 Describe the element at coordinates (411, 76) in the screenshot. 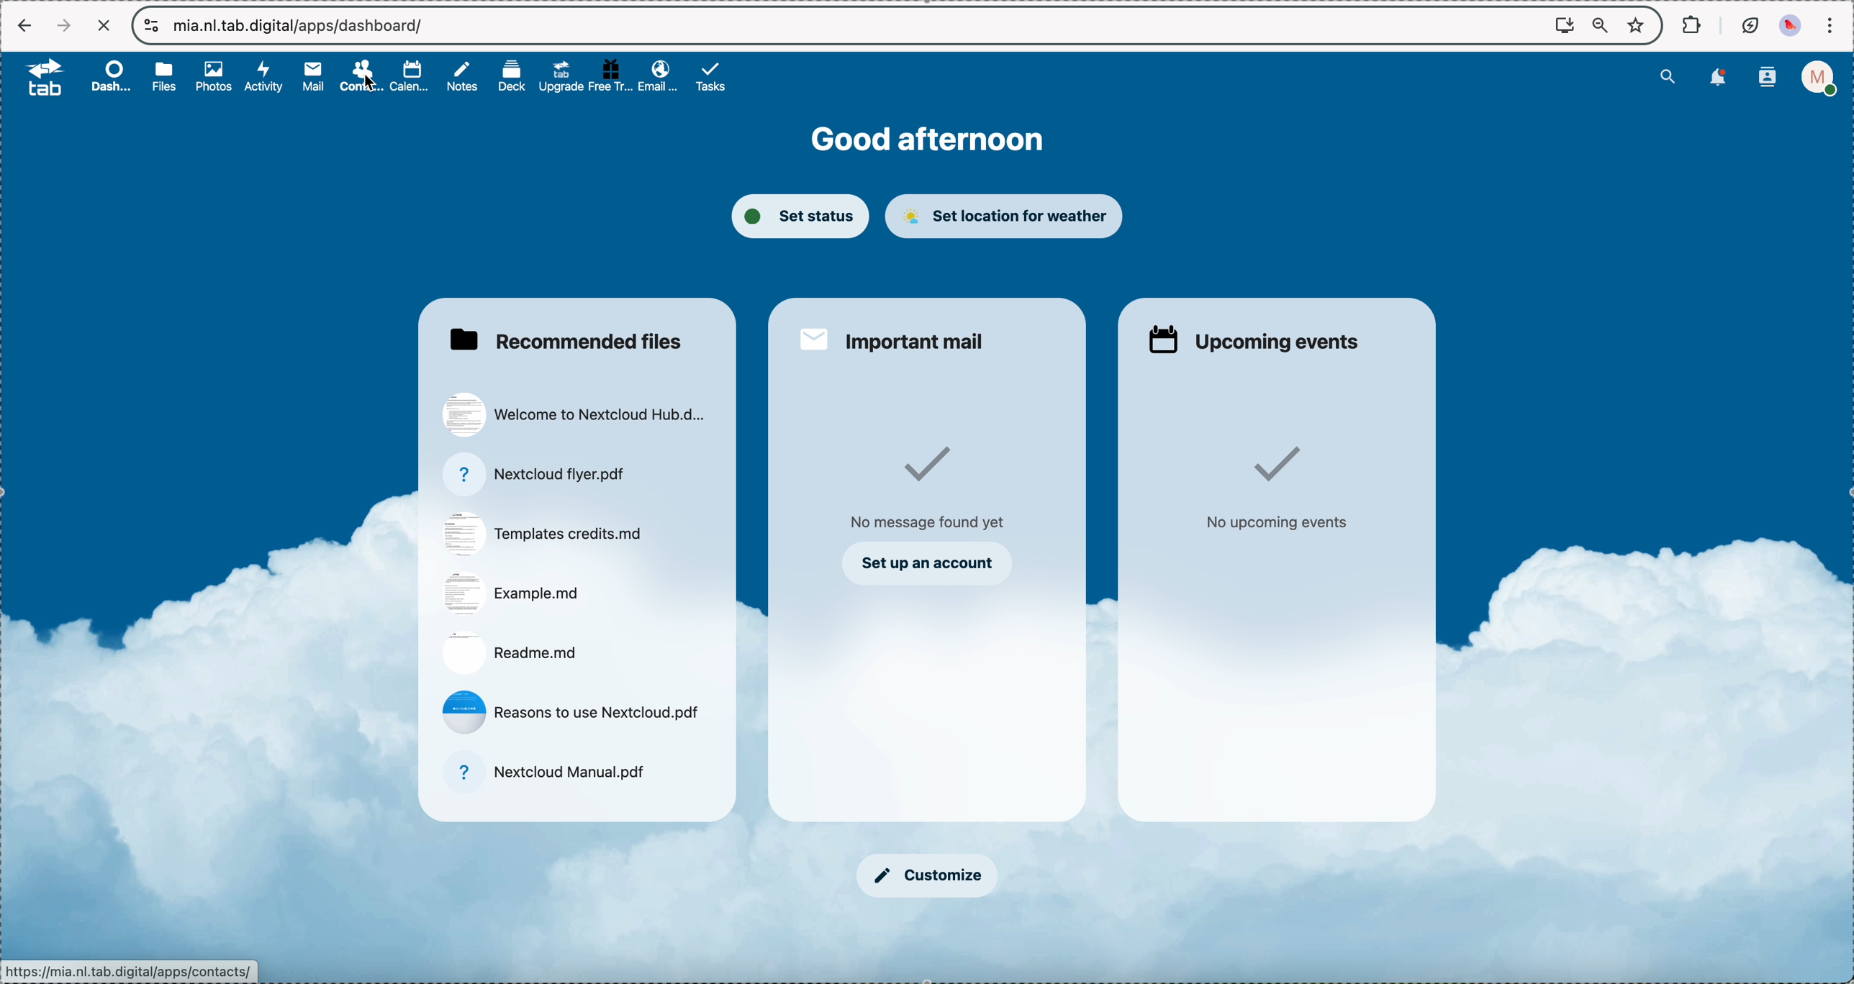

I see `calendar` at that location.